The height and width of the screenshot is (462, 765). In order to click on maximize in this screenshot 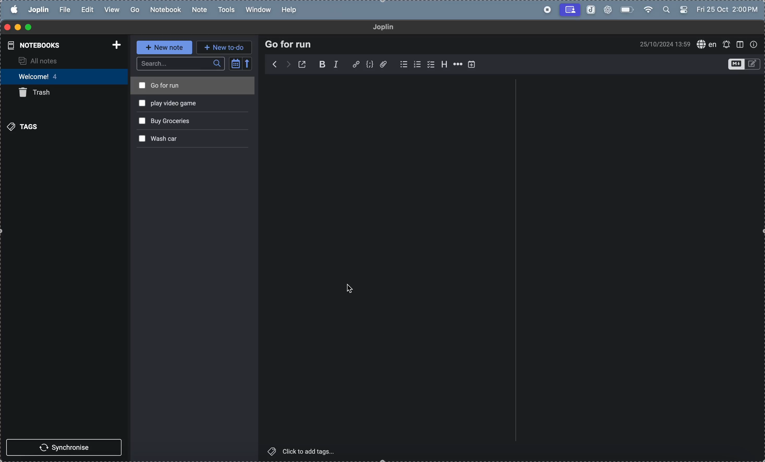, I will do `click(32, 27)`.